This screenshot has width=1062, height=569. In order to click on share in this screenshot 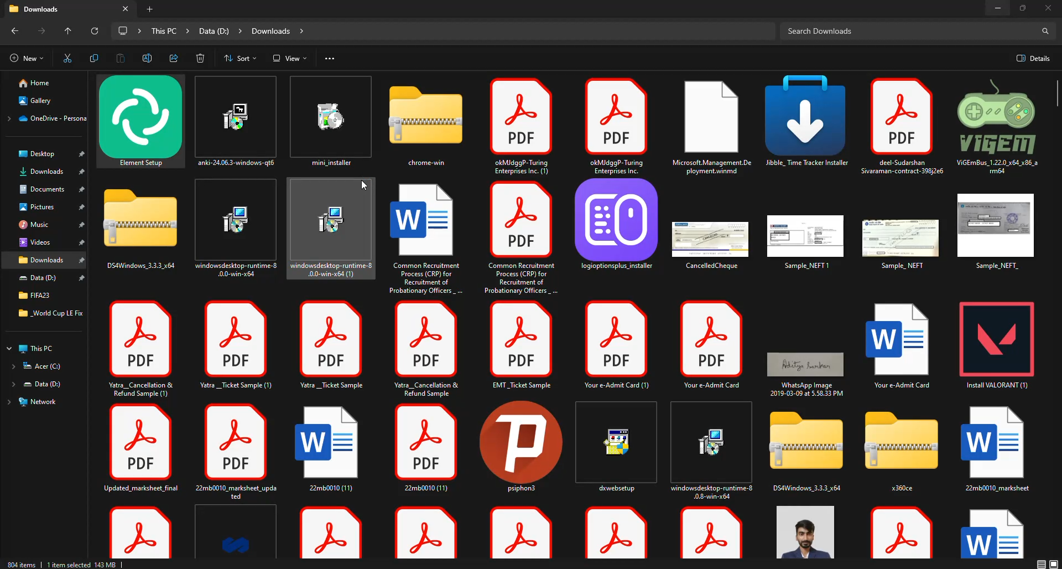, I will do `click(174, 60)`.